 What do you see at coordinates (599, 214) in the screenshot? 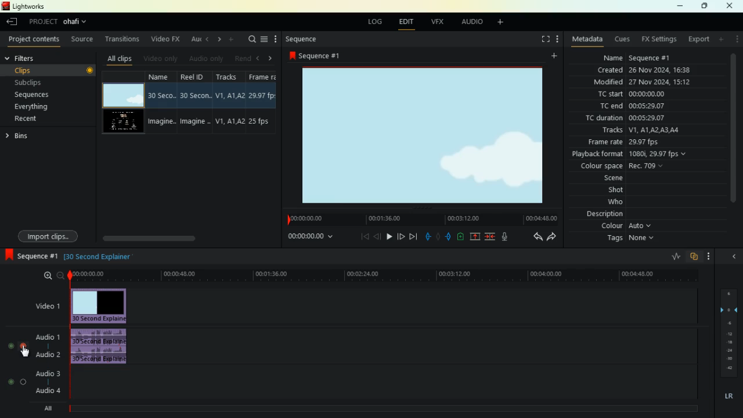
I see `description` at bounding box center [599, 214].